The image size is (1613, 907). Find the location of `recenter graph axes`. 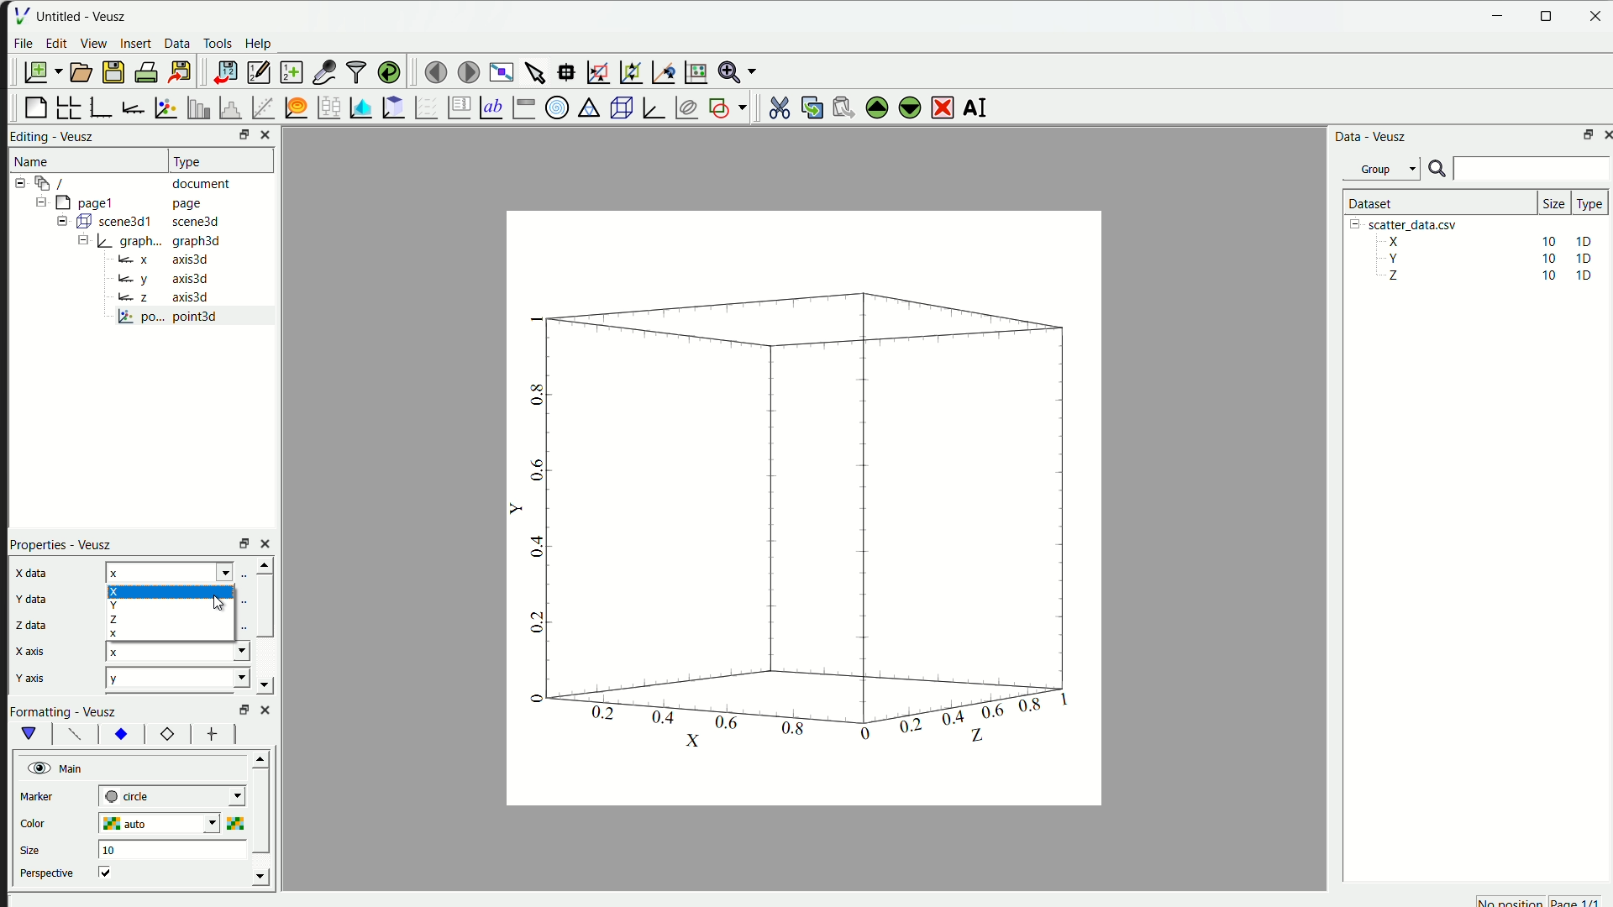

recenter graph axes is located at coordinates (659, 69).